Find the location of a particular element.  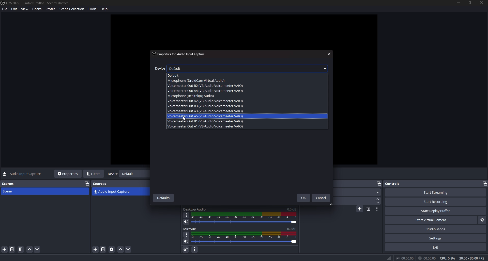

properties is located at coordinates (68, 174).